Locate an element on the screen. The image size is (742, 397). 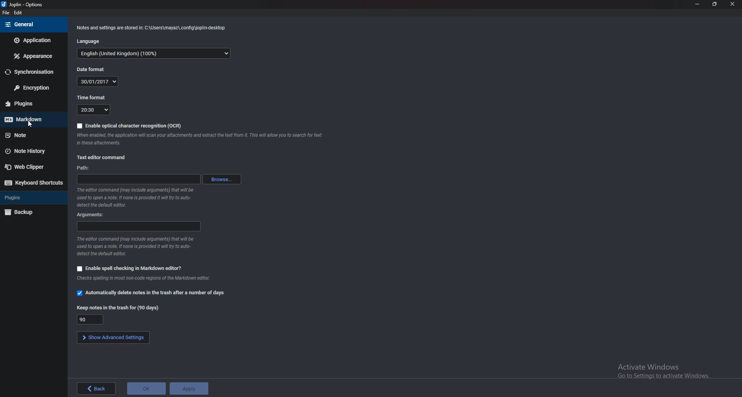
arguments is located at coordinates (137, 227).